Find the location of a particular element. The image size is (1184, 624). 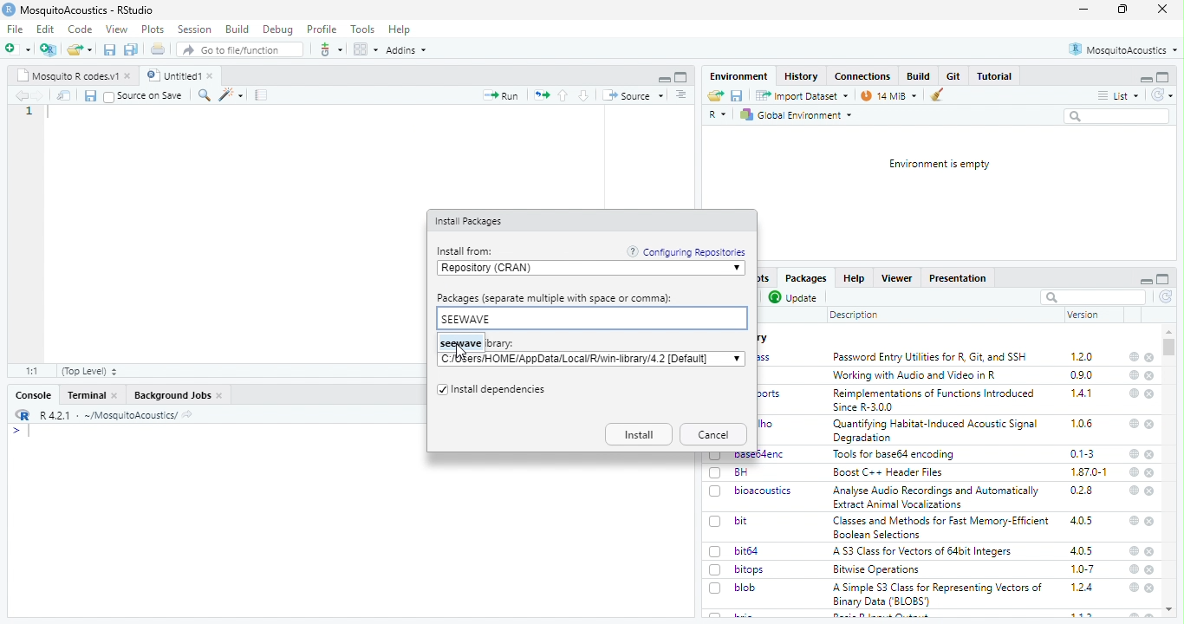

cursor is located at coordinates (461, 352).